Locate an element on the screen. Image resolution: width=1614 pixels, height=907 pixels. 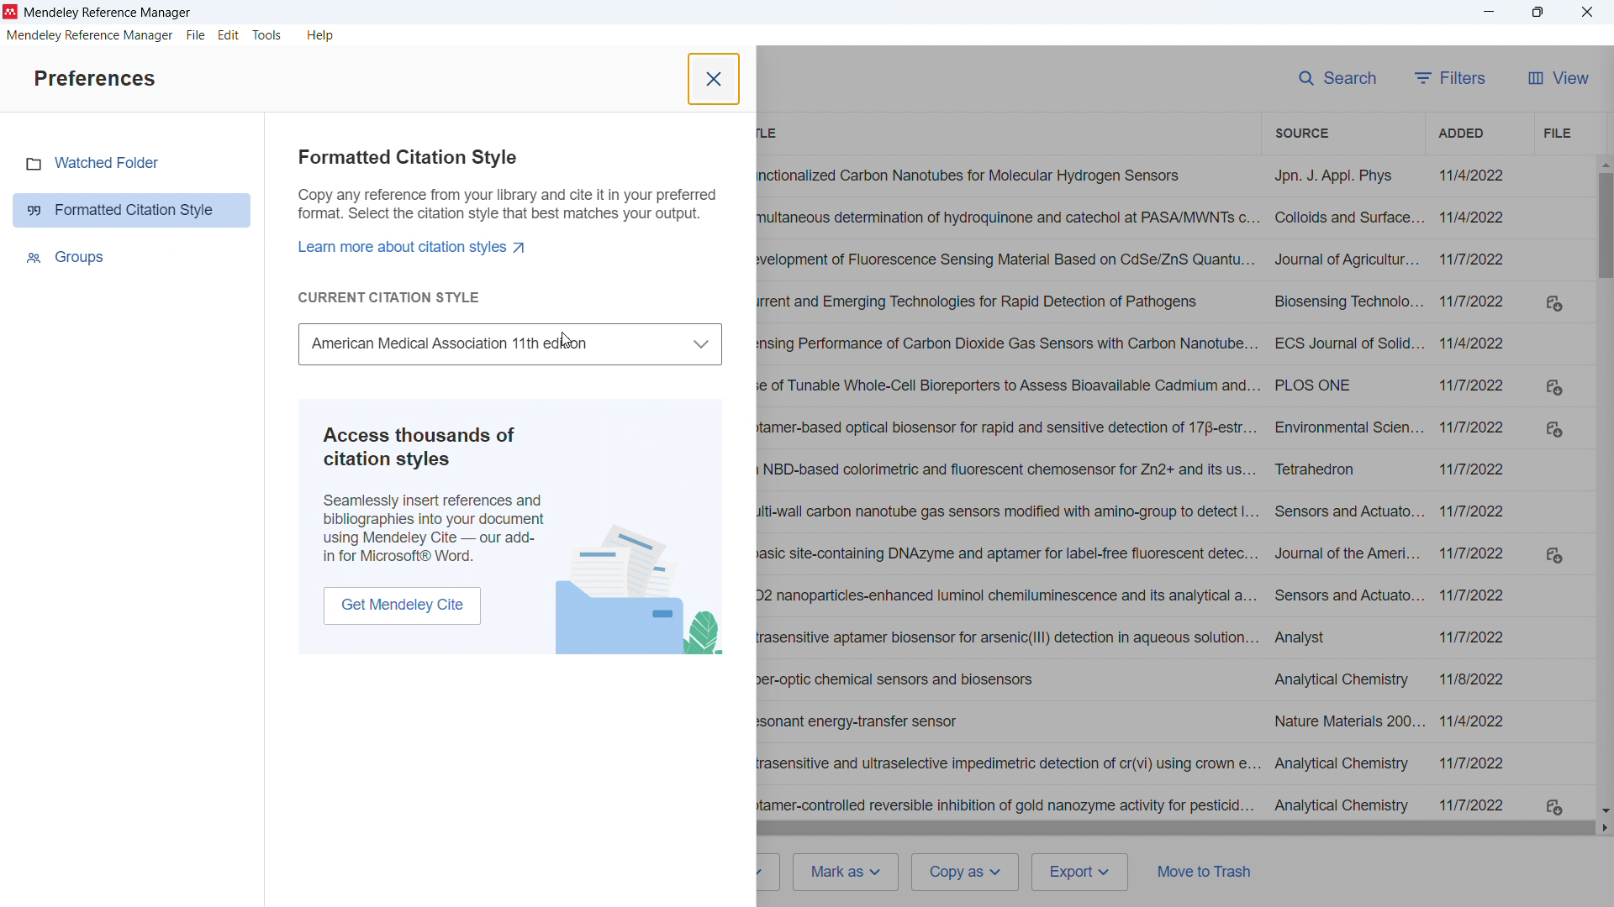
Horizontal scroll bar is located at coordinates (1174, 829).